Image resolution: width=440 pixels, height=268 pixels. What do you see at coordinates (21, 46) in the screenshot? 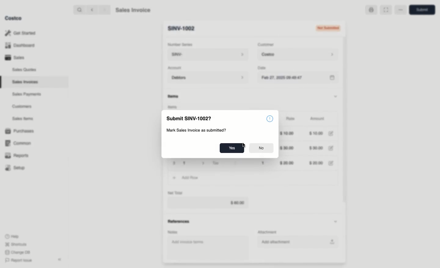
I see `Dashboard` at bounding box center [21, 46].